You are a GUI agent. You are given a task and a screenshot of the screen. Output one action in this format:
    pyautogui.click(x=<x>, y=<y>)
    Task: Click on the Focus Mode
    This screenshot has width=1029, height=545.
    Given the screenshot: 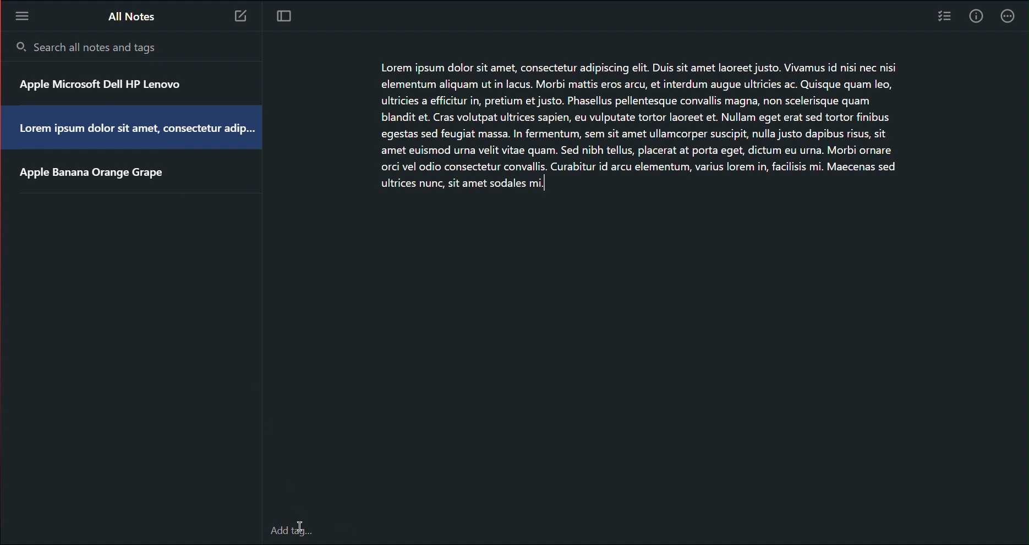 What is the action you would take?
    pyautogui.click(x=285, y=16)
    